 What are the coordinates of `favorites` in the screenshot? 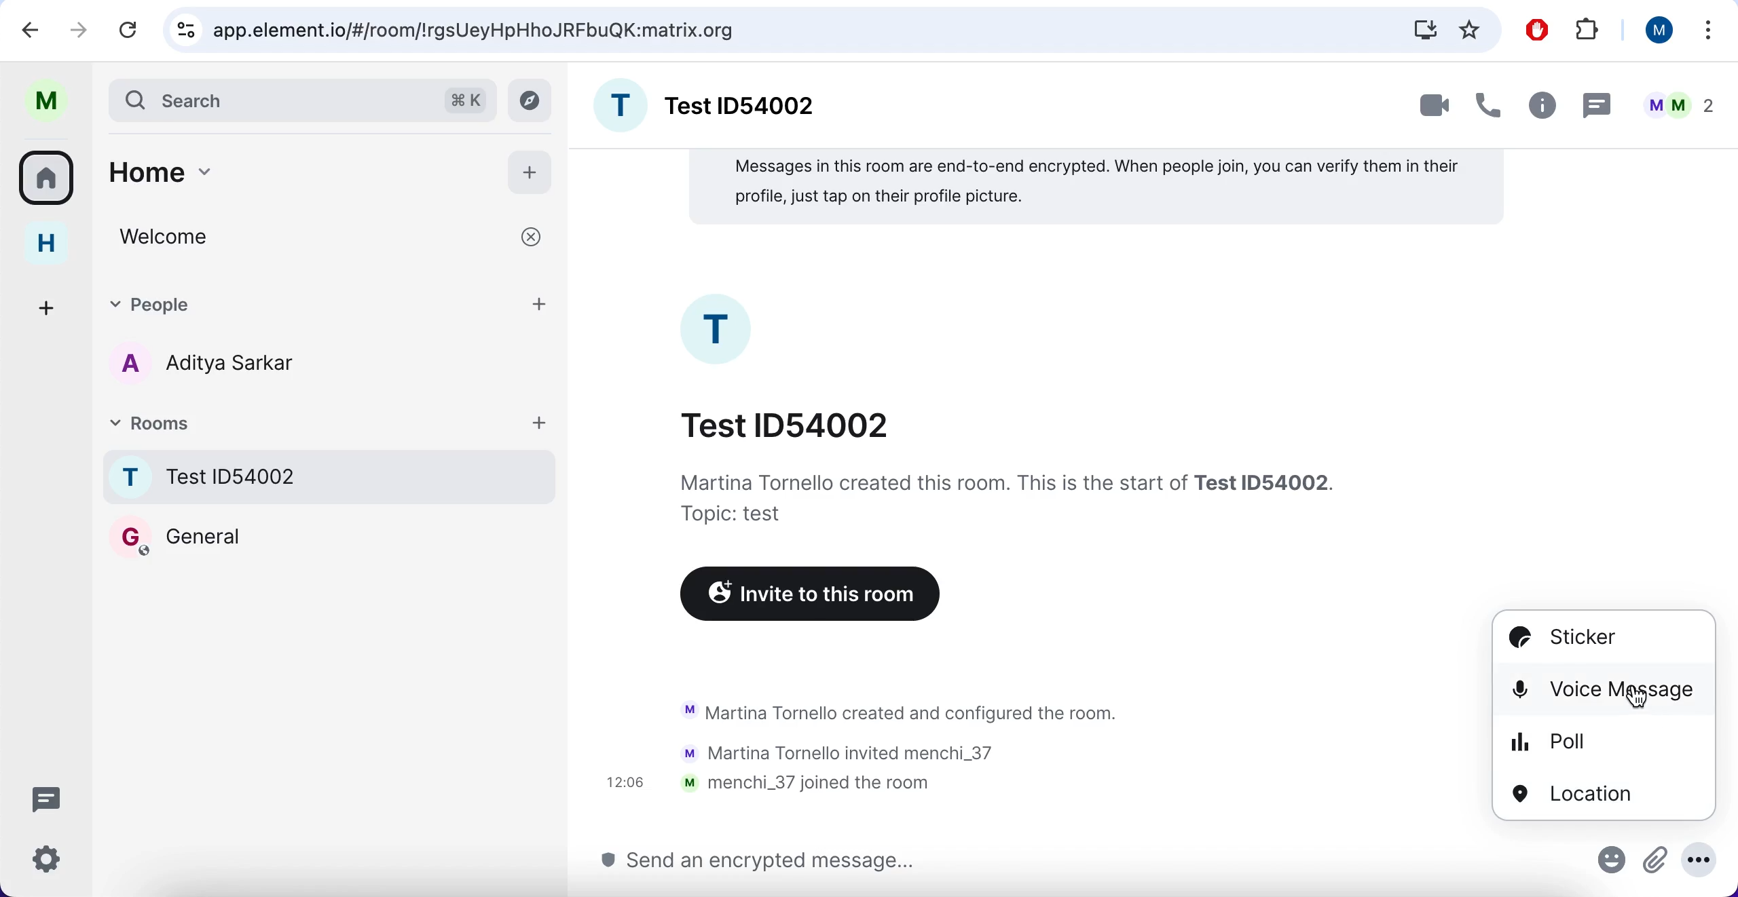 It's located at (1471, 29).